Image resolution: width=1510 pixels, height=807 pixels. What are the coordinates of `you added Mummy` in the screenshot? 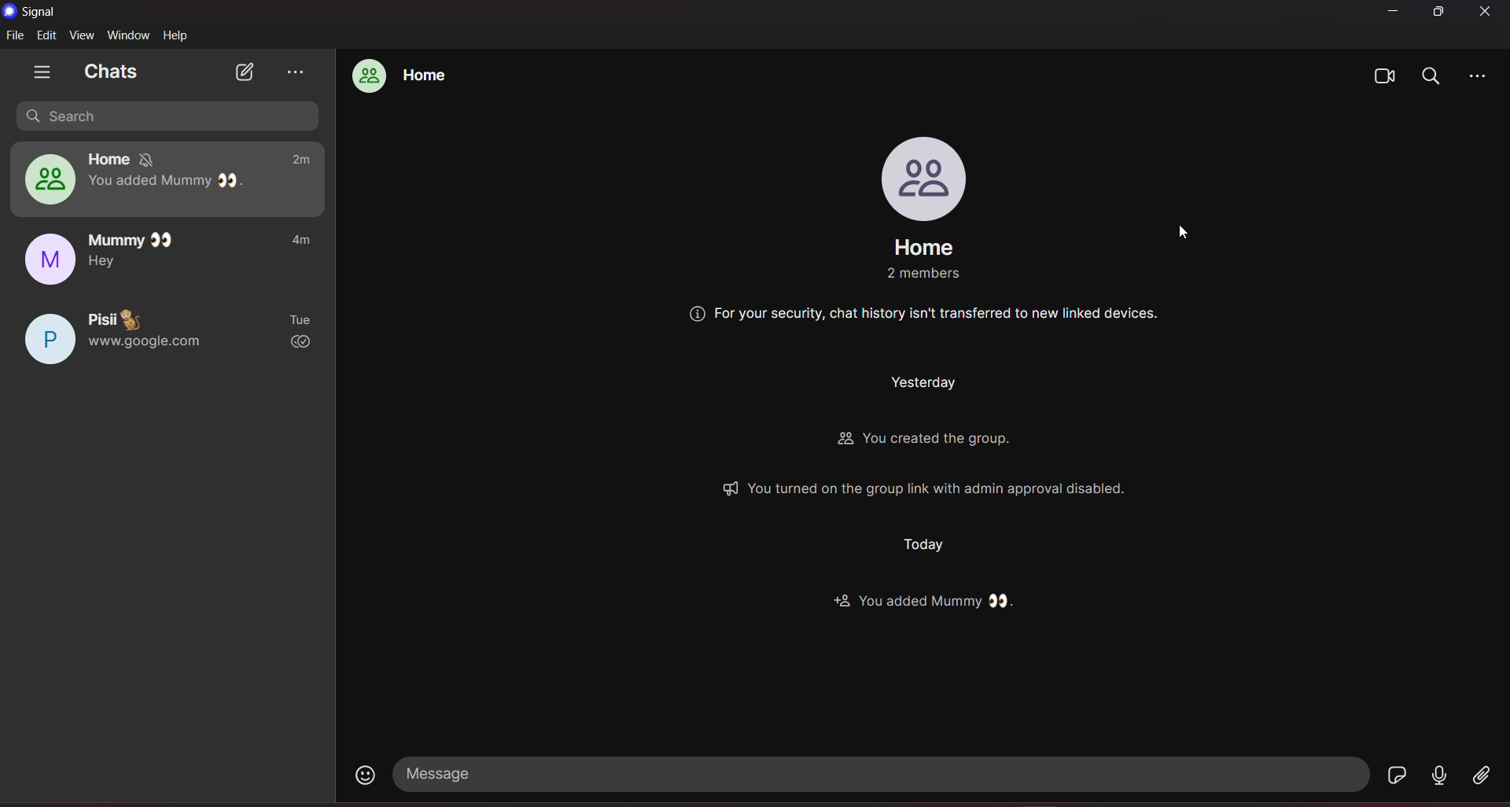 It's located at (173, 182).